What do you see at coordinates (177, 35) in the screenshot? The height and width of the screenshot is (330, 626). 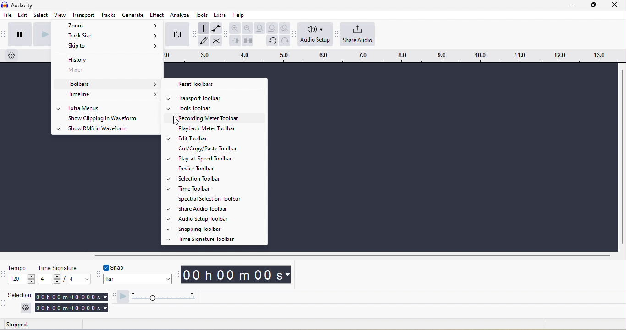 I see `enable loop` at bounding box center [177, 35].